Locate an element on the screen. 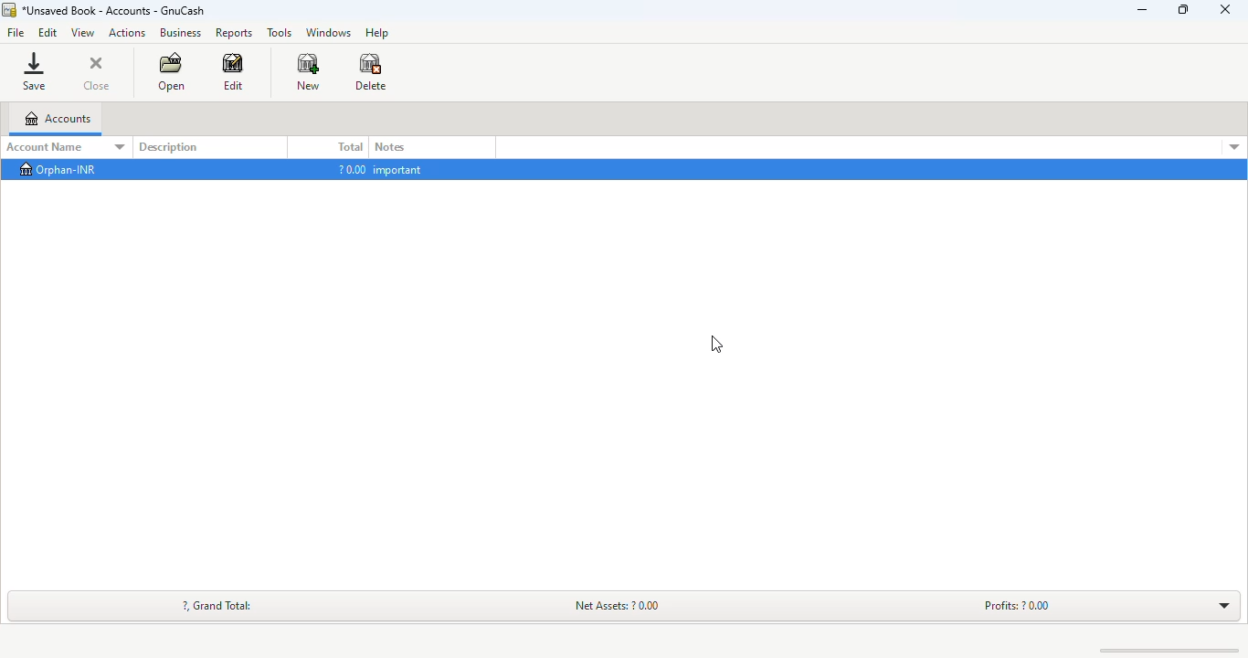  ?0.00 is located at coordinates (353, 168).